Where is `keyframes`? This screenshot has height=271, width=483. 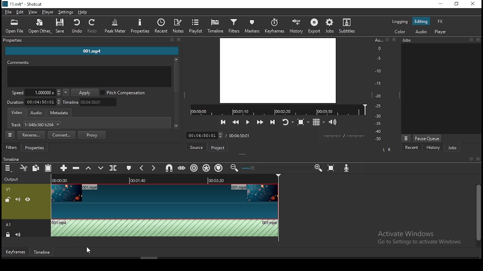
keyframes is located at coordinates (15, 252).